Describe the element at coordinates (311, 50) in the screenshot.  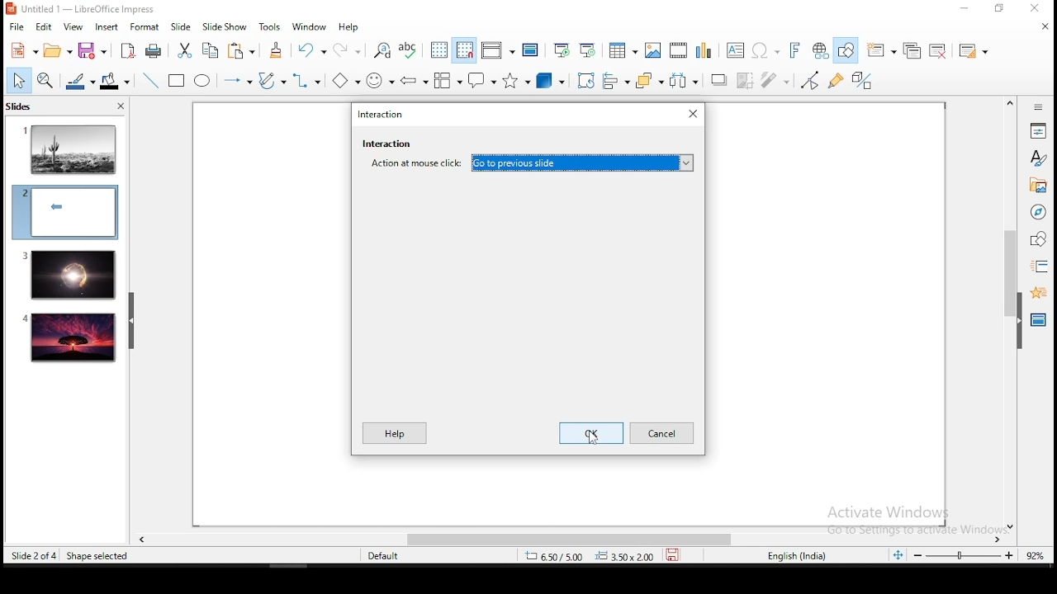
I see `undo` at that location.